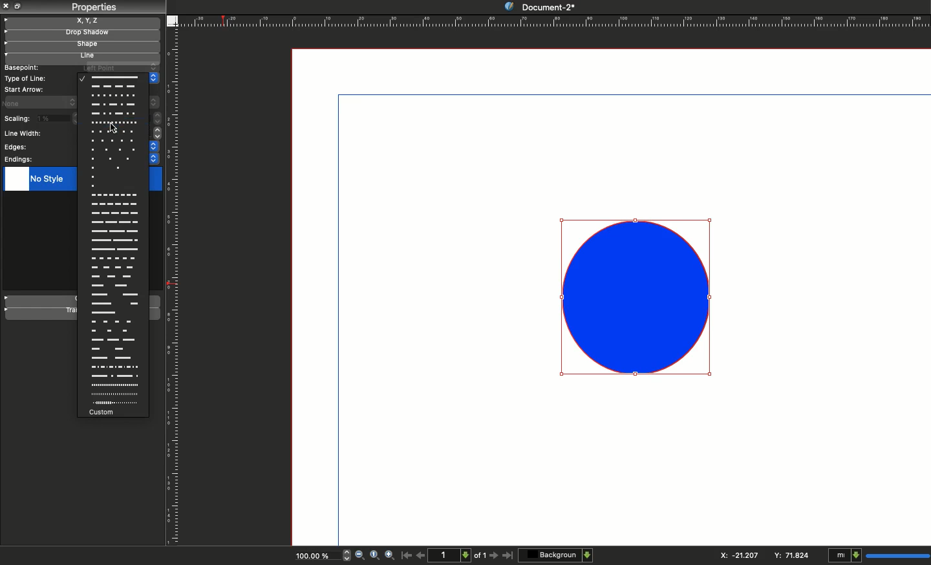 This screenshot has height=565, width=931. What do you see at coordinates (19, 160) in the screenshot?
I see `Endings` at bounding box center [19, 160].